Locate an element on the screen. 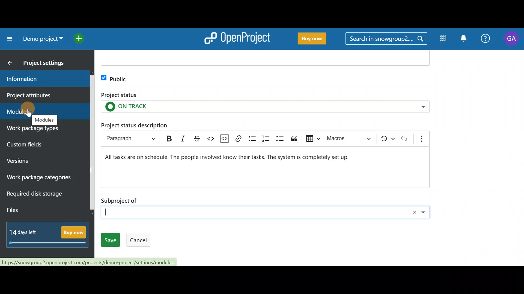 This screenshot has height=294, width=524. Subproject of is located at coordinates (266, 206).